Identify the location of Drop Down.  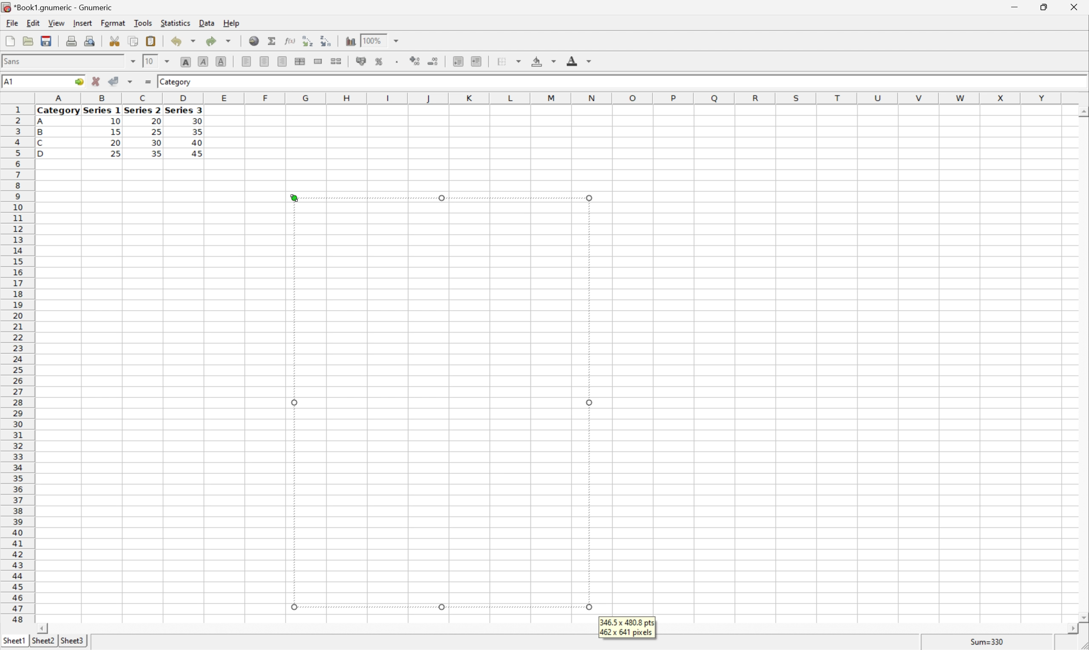
(398, 40).